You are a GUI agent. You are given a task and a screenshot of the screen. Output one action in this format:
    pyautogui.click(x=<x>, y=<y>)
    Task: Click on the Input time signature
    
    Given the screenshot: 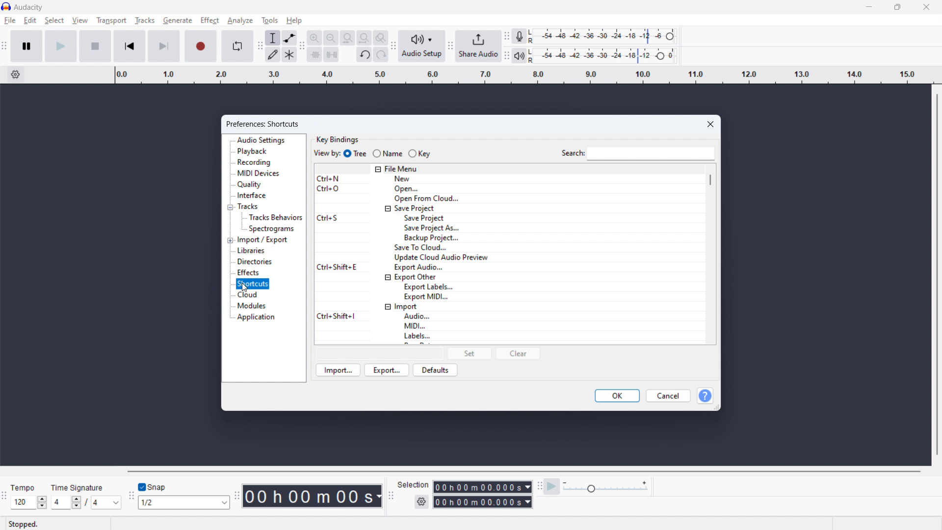 What is the action you would take?
    pyautogui.click(x=60, y=503)
    